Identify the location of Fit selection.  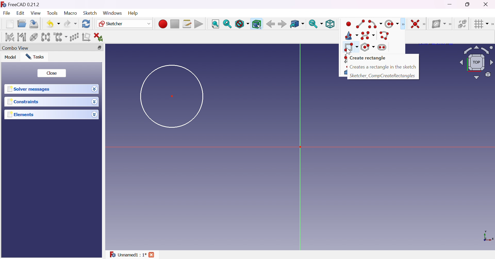
(227, 24).